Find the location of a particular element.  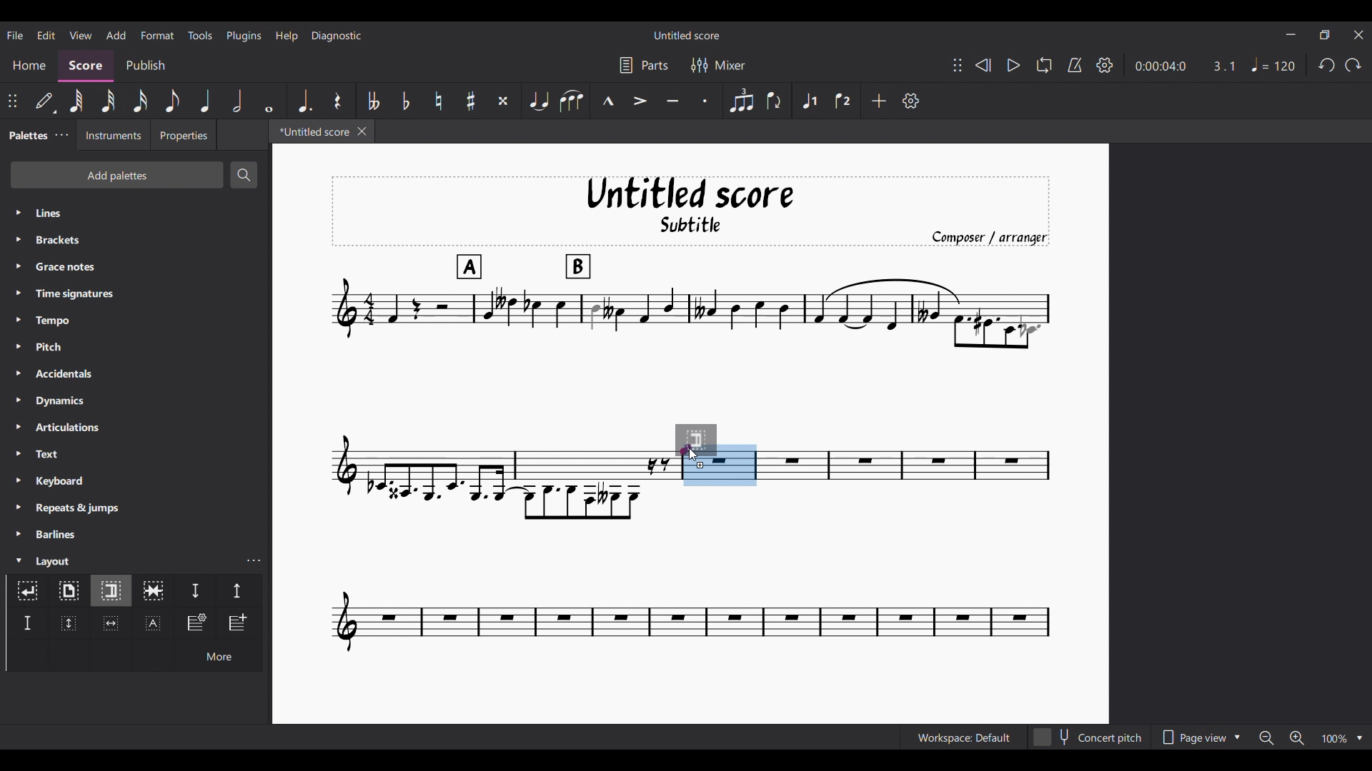

Tools menu is located at coordinates (200, 35).